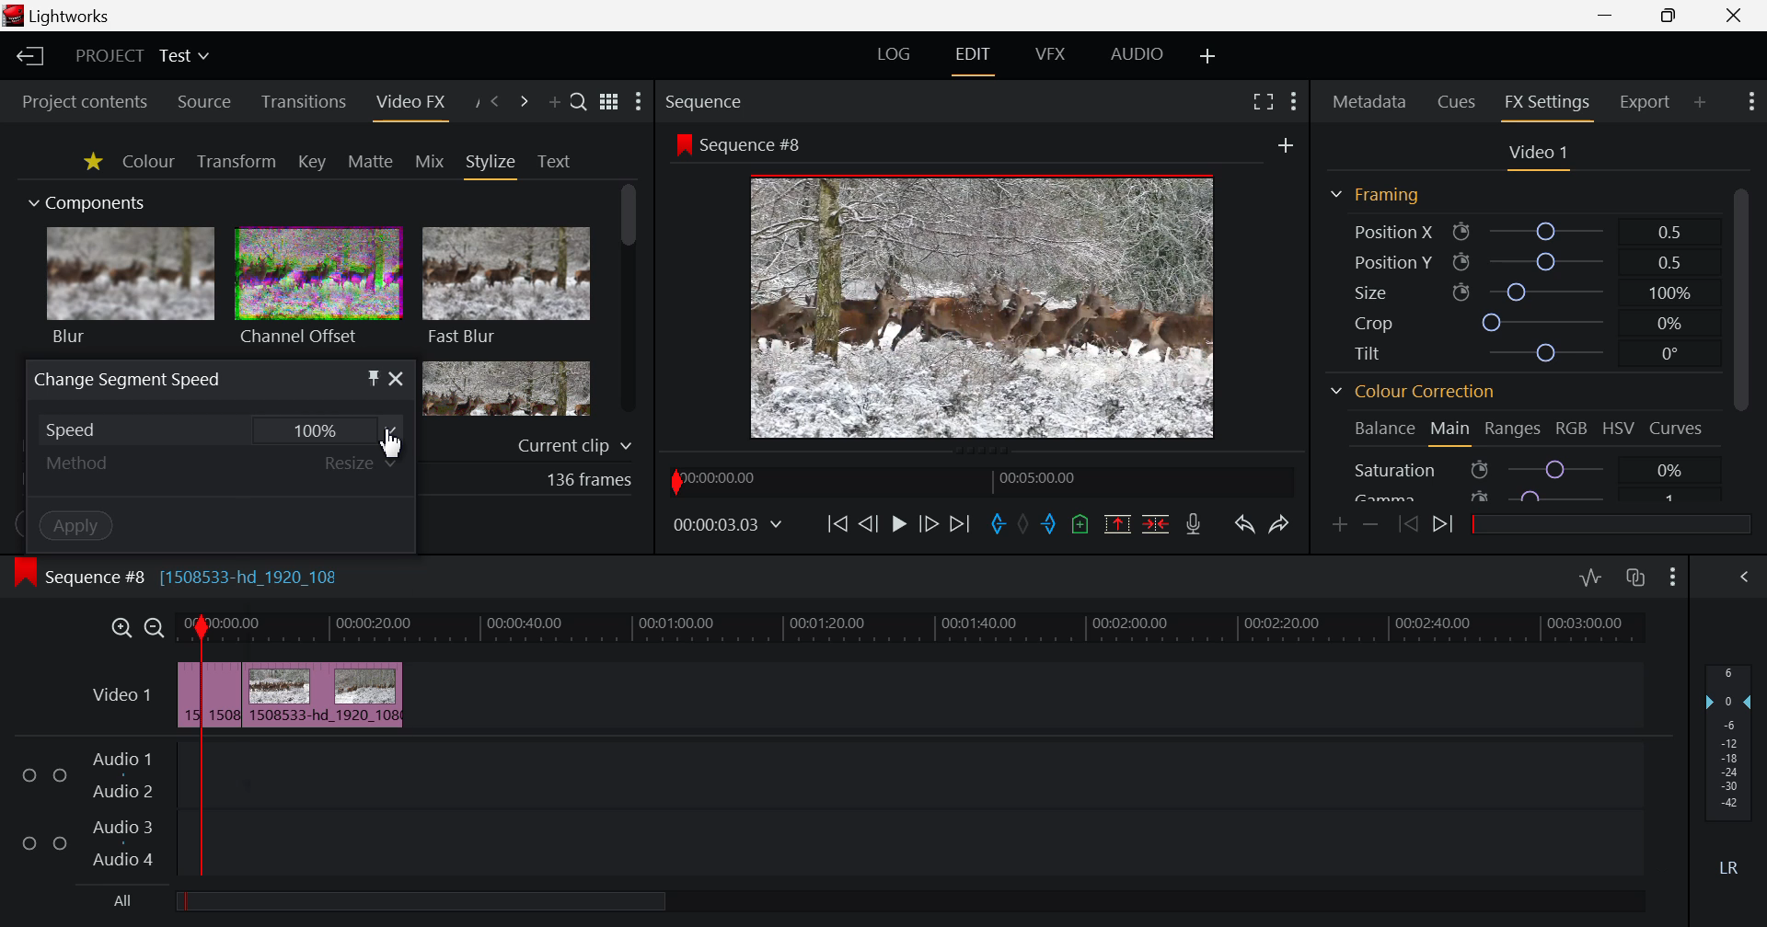 Image resolution: width=1767 pixels, height=927 pixels. Describe the element at coordinates (220, 464) in the screenshot. I see `Adjustment Method` at that location.